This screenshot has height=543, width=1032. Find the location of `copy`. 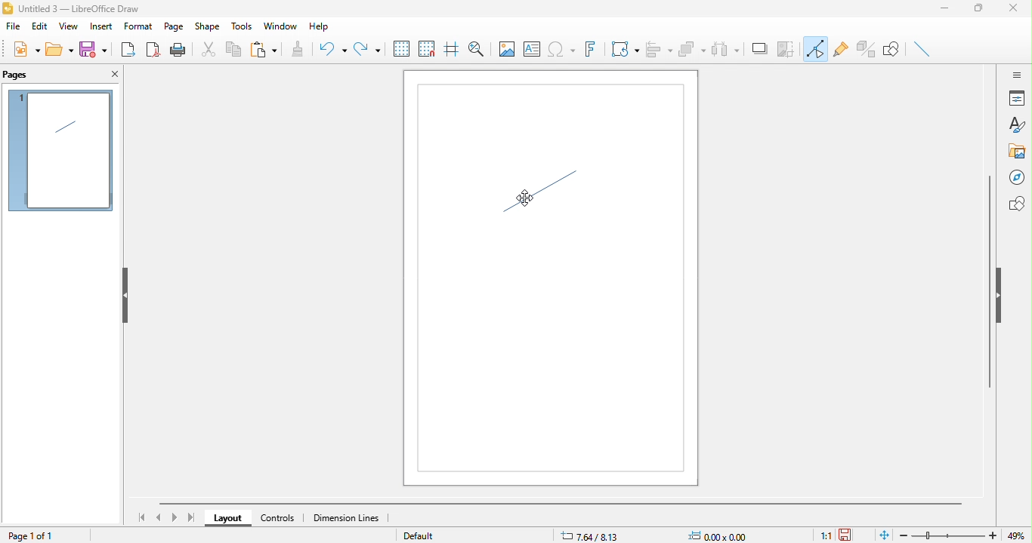

copy is located at coordinates (237, 48).